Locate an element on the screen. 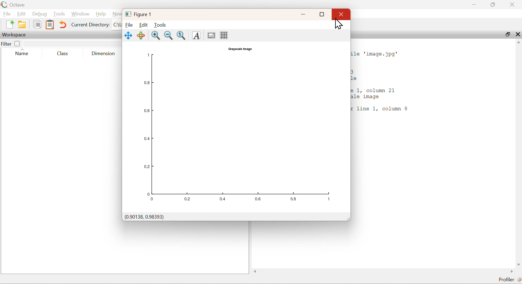  Debug is located at coordinates (40, 15).